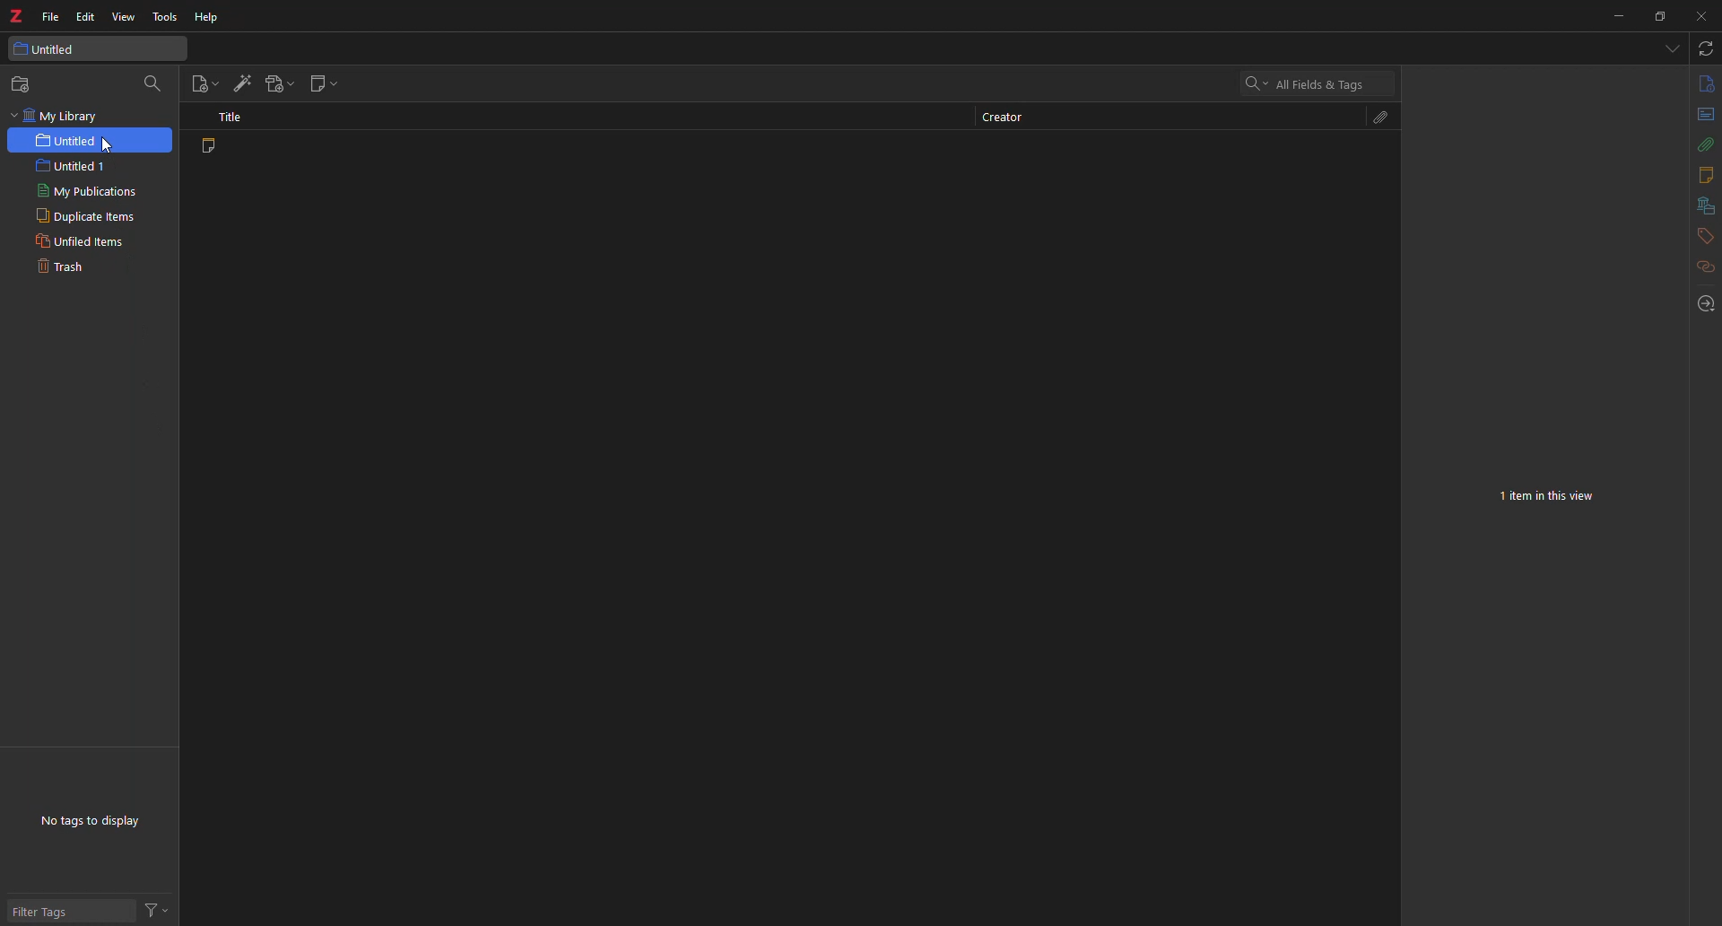 The height and width of the screenshot is (926, 1722). What do you see at coordinates (1705, 302) in the screenshot?
I see `locate` at bounding box center [1705, 302].